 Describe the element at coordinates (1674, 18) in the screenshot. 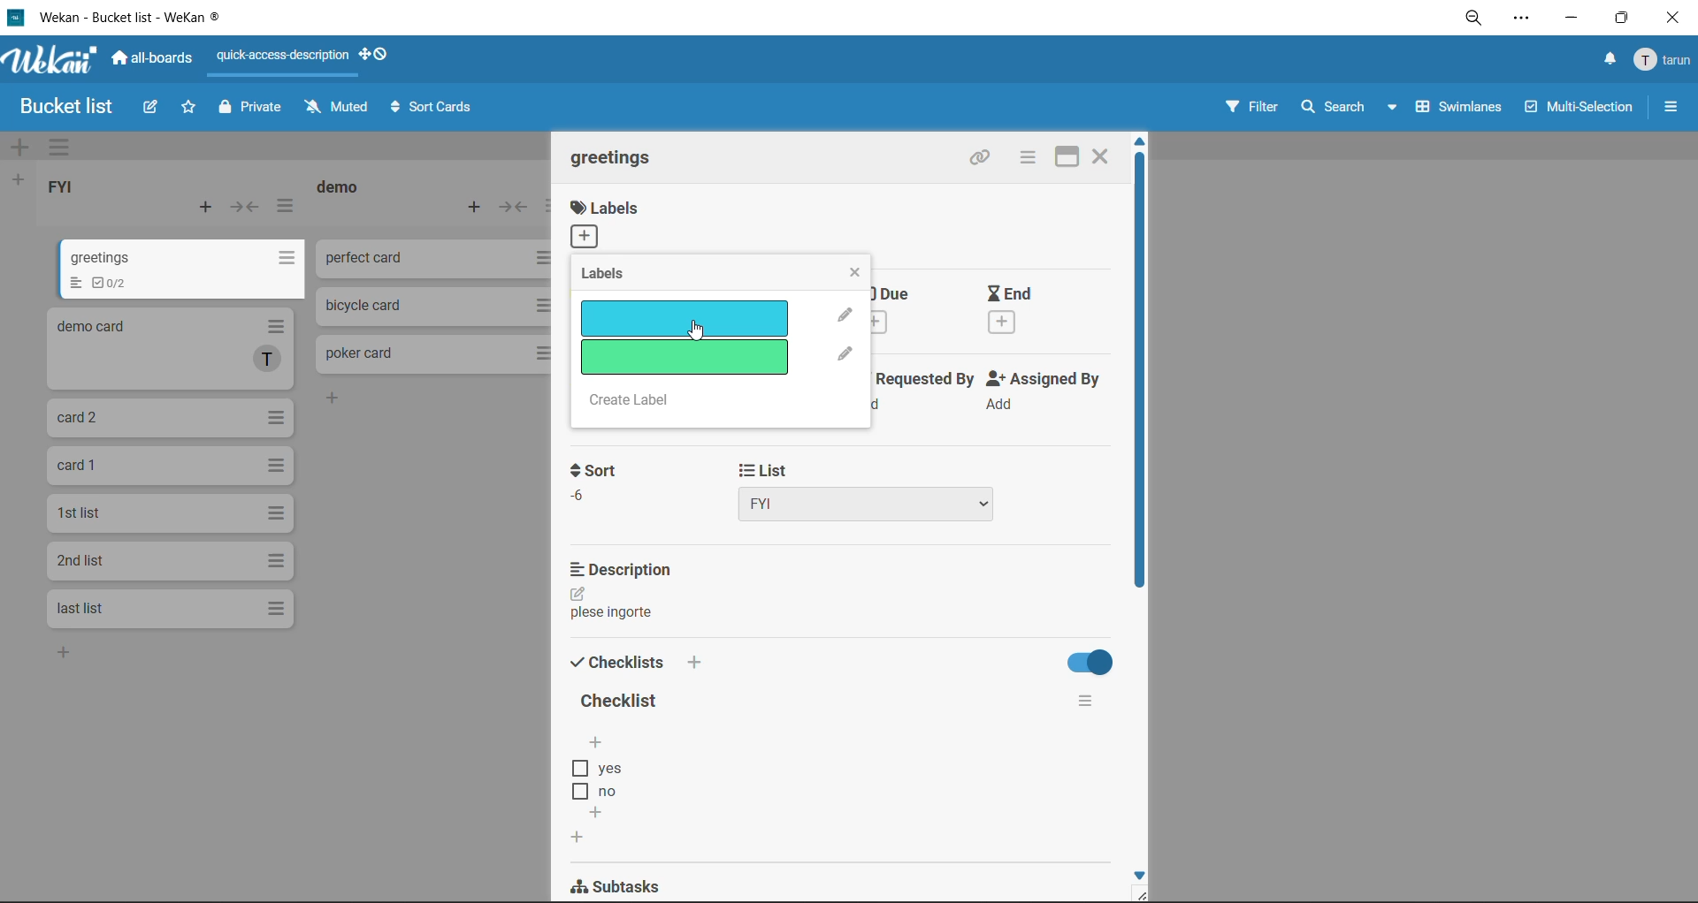

I see `close` at that location.